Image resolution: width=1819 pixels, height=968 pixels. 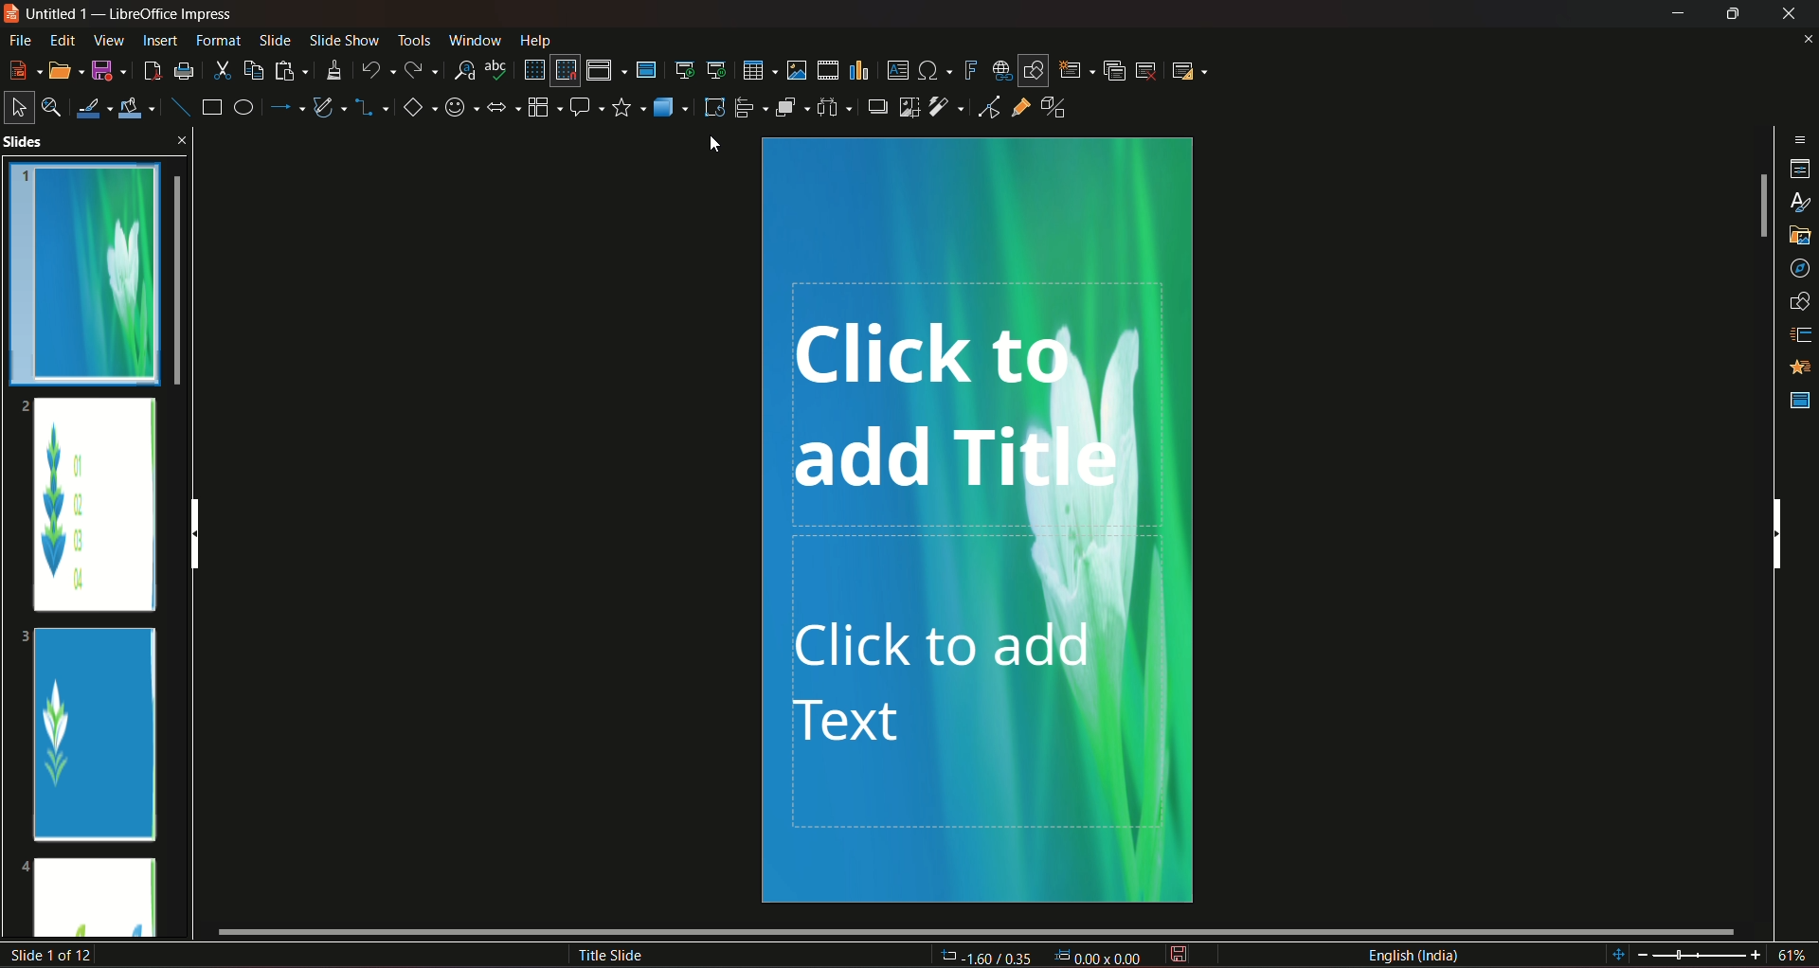 What do you see at coordinates (1795, 368) in the screenshot?
I see `animation` at bounding box center [1795, 368].